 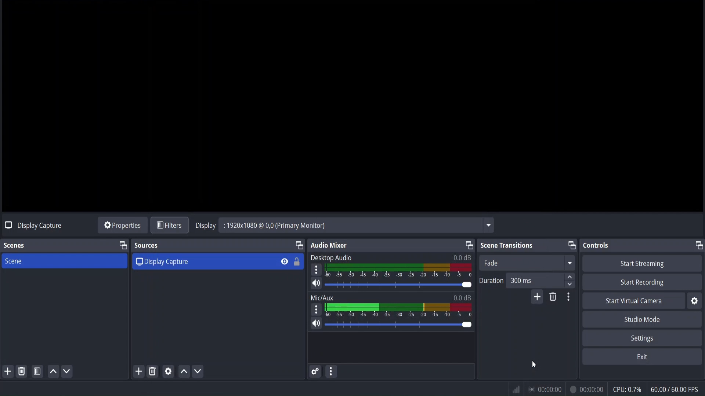 What do you see at coordinates (122, 226) in the screenshot?
I see `source properties` at bounding box center [122, 226].